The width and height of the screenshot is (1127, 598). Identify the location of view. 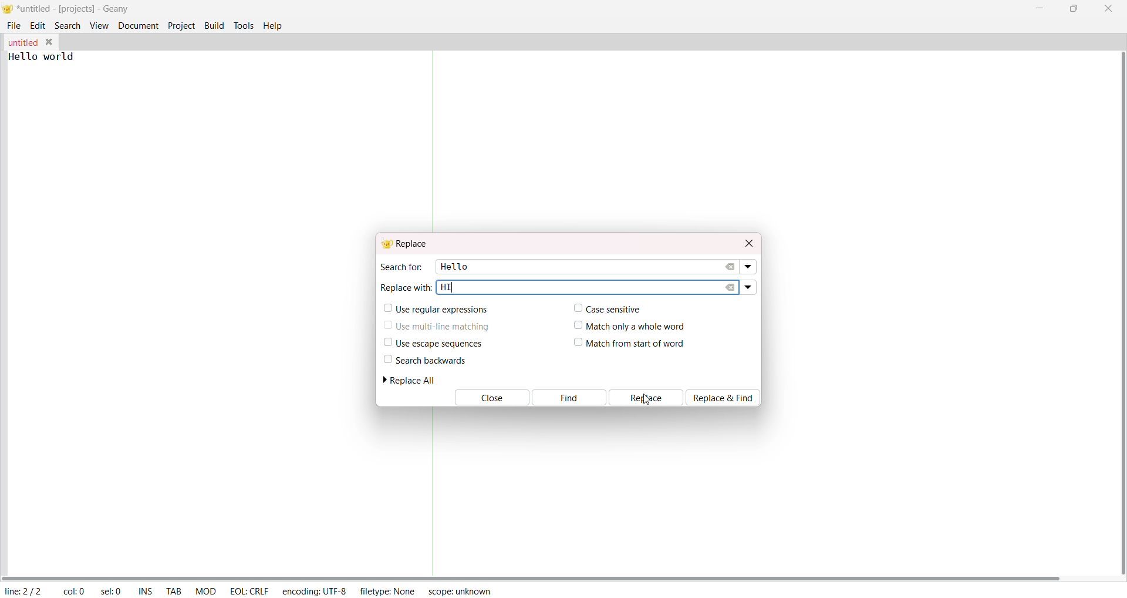
(99, 25).